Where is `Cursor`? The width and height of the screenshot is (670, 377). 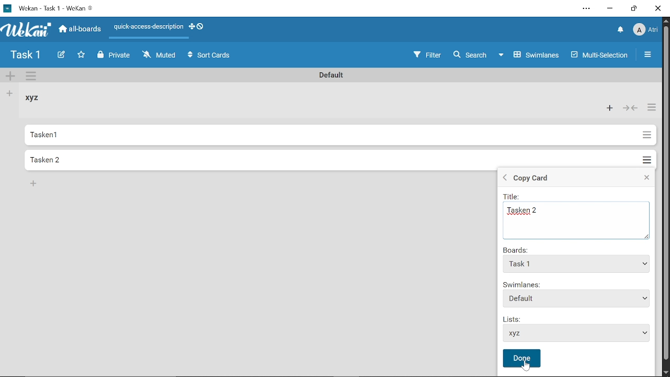
Cursor is located at coordinates (526, 367).